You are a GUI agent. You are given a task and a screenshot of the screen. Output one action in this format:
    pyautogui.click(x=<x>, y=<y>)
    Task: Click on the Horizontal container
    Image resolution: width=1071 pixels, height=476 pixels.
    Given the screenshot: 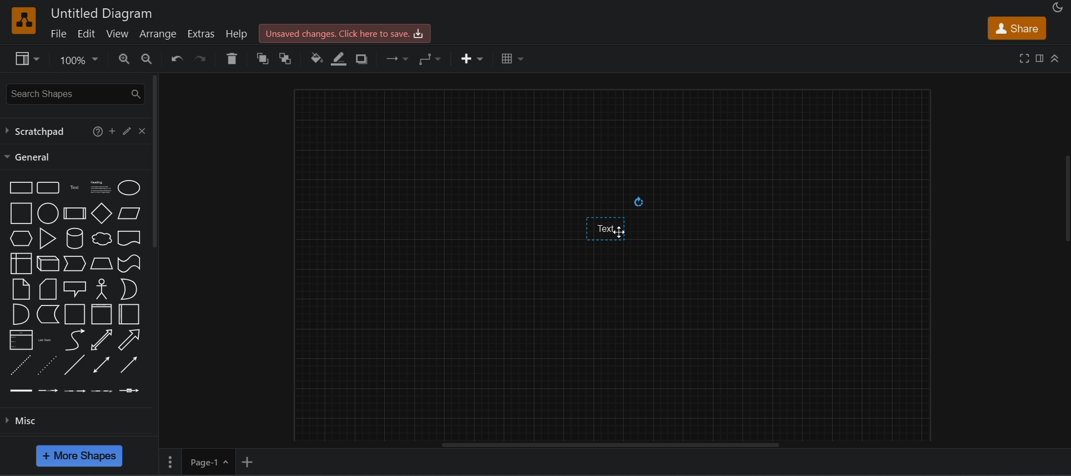 What is the action you would take?
    pyautogui.click(x=129, y=314)
    